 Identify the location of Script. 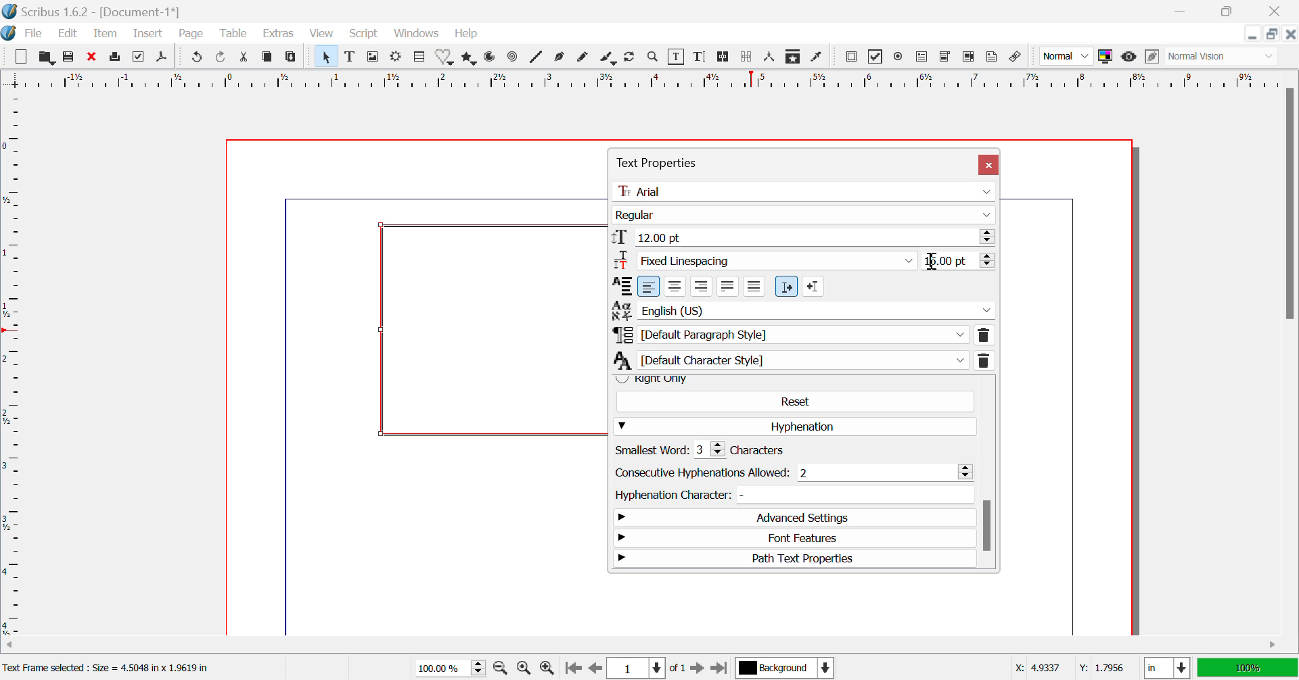
(363, 34).